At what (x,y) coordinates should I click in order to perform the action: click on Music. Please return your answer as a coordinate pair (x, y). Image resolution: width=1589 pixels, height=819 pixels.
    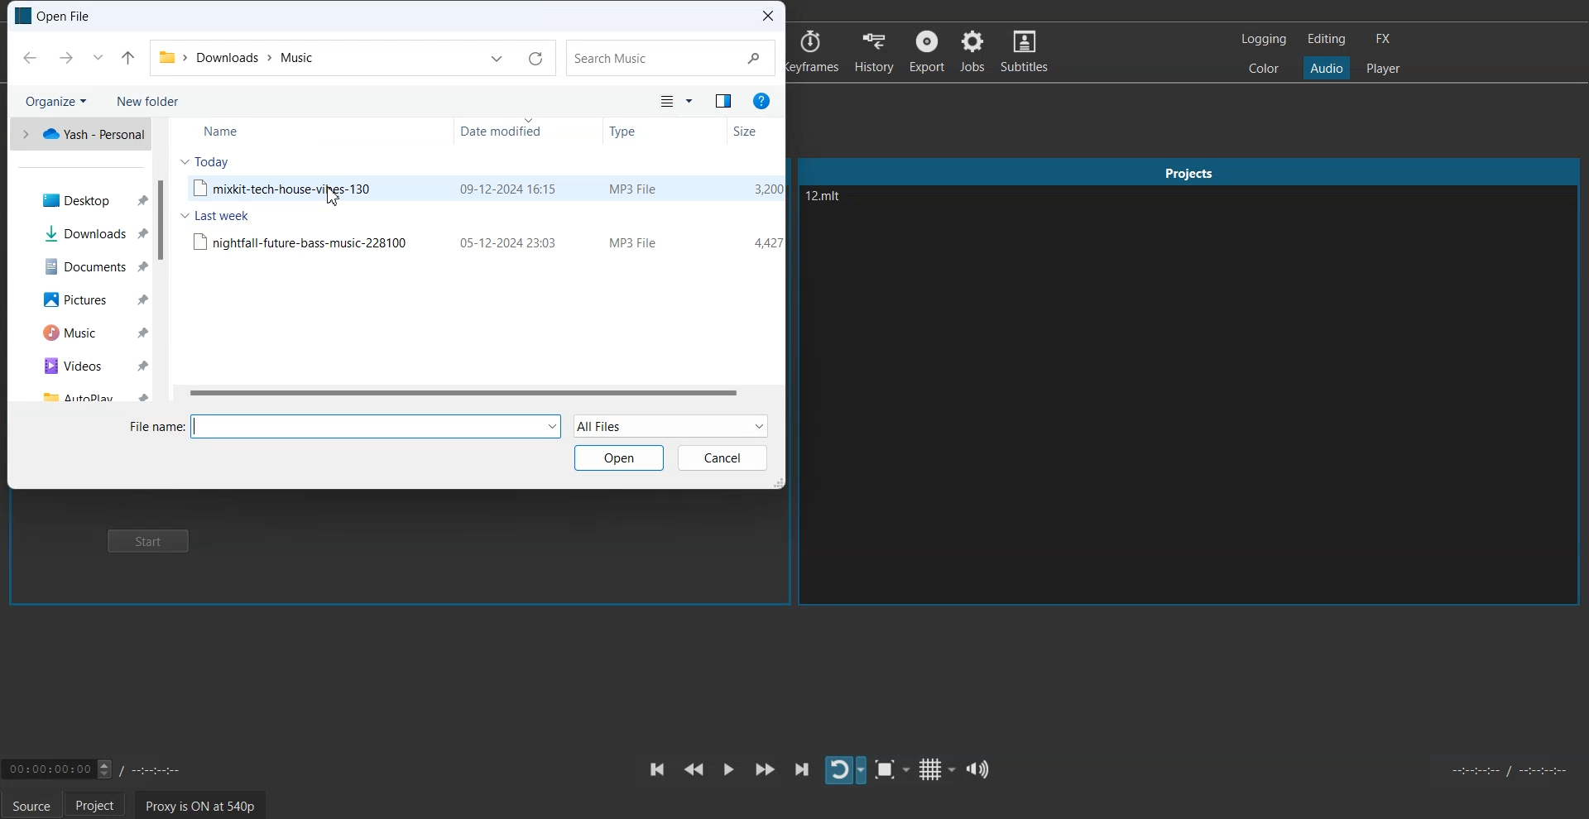
    Looking at the image, I should click on (78, 333).